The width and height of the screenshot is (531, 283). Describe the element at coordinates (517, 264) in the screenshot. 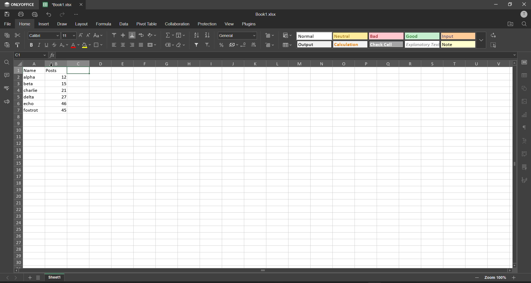

I see `scroll down` at that location.